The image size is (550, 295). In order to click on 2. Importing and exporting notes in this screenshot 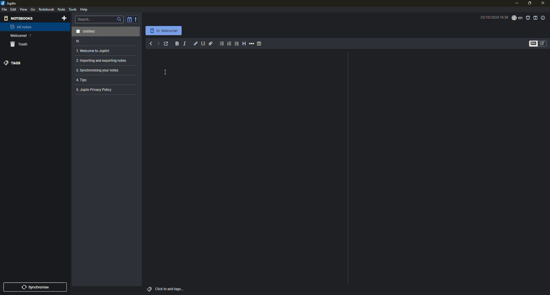, I will do `click(101, 60)`.